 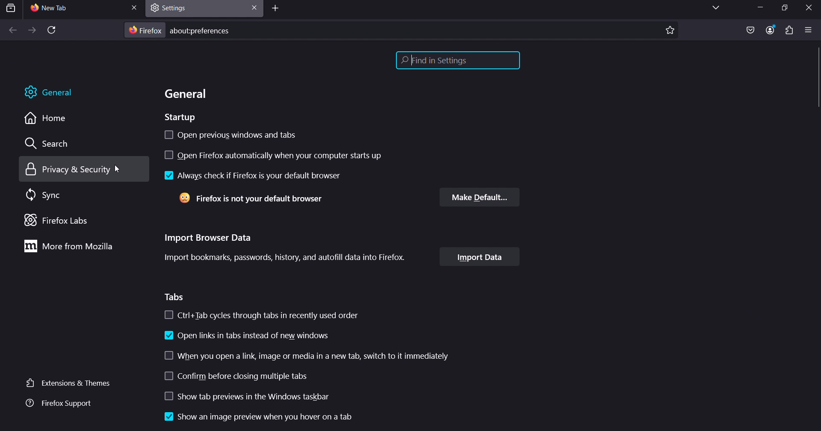 What do you see at coordinates (66, 221) in the screenshot?
I see `firefox labs` at bounding box center [66, 221].